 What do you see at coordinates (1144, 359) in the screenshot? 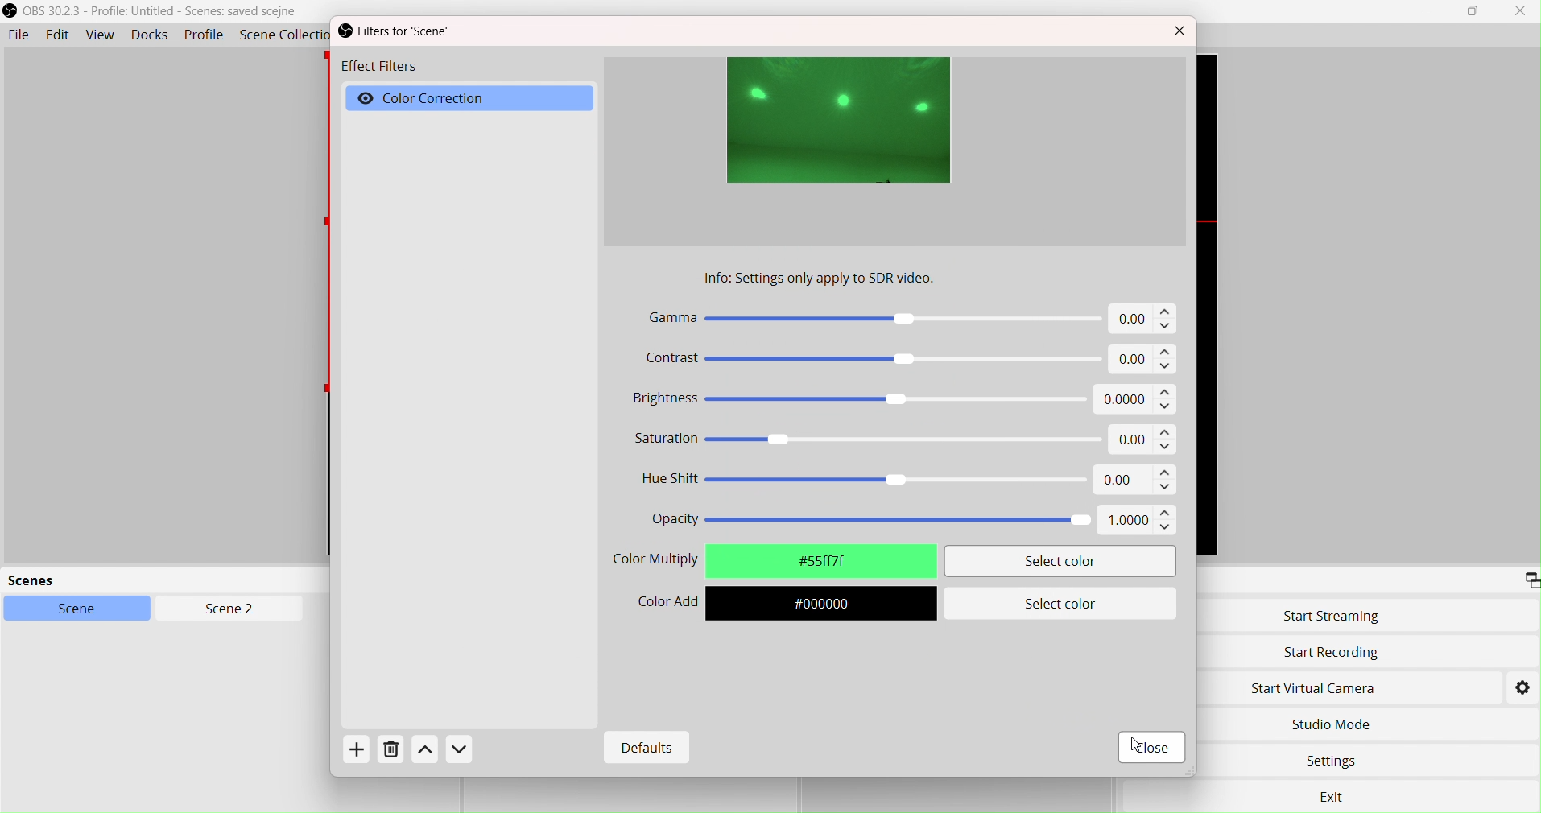
I see `0.00` at bounding box center [1144, 359].